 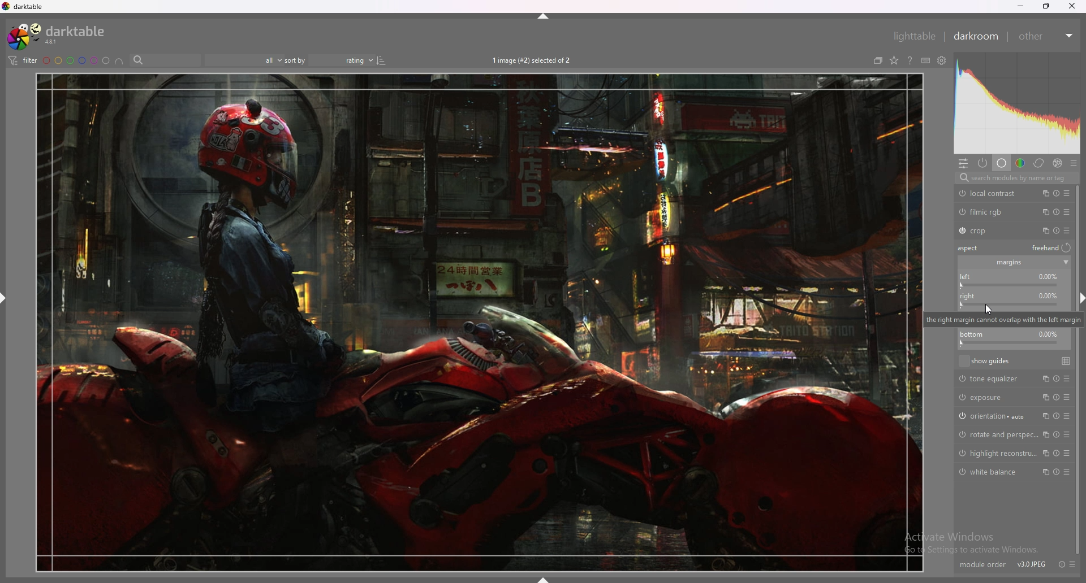 What do you see at coordinates (991, 231) in the screenshot?
I see `crop` at bounding box center [991, 231].